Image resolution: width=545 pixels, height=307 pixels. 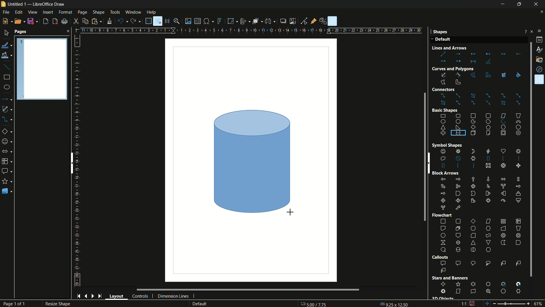 I want to click on tools menu, so click(x=115, y=12).